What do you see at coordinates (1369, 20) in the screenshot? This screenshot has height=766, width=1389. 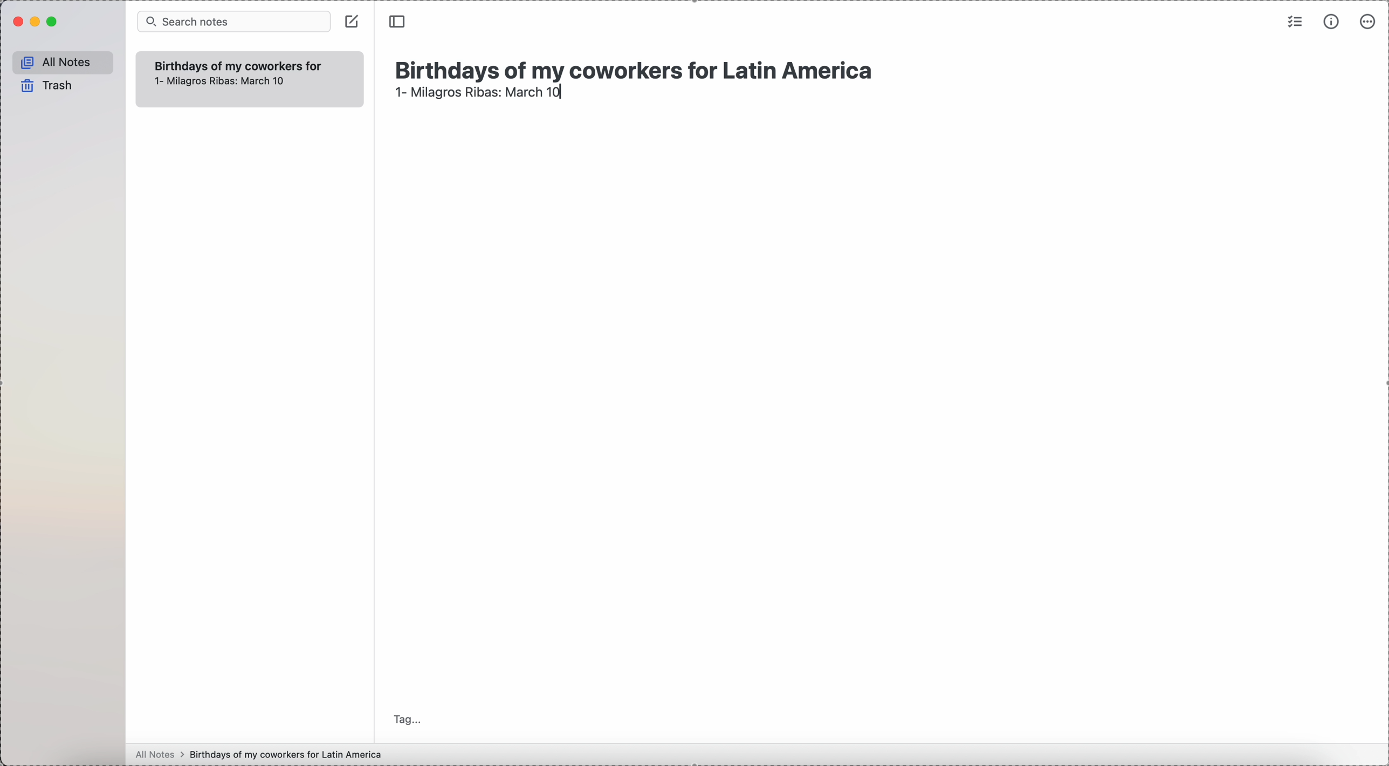 I see `more options` at bounding box center [1369, 20].